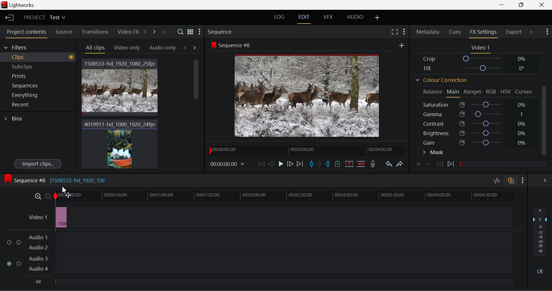  Describe the element at coordinates (24, 181) in the screenshot. I see `Sequence #8 Timeline Display` at that location.